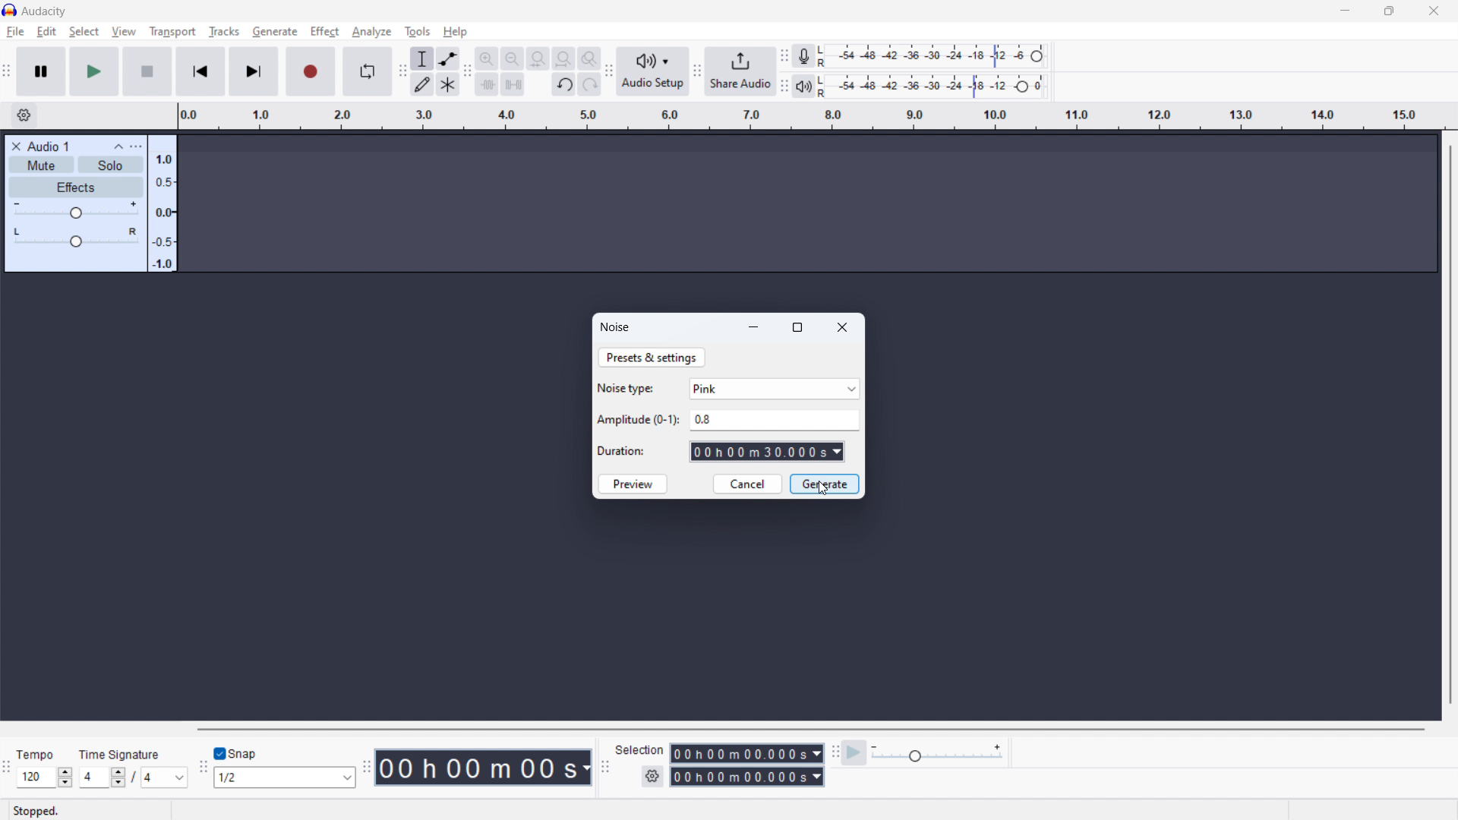 The image size is (1458, 820). I want to click on amplitude, so click(162, 204).